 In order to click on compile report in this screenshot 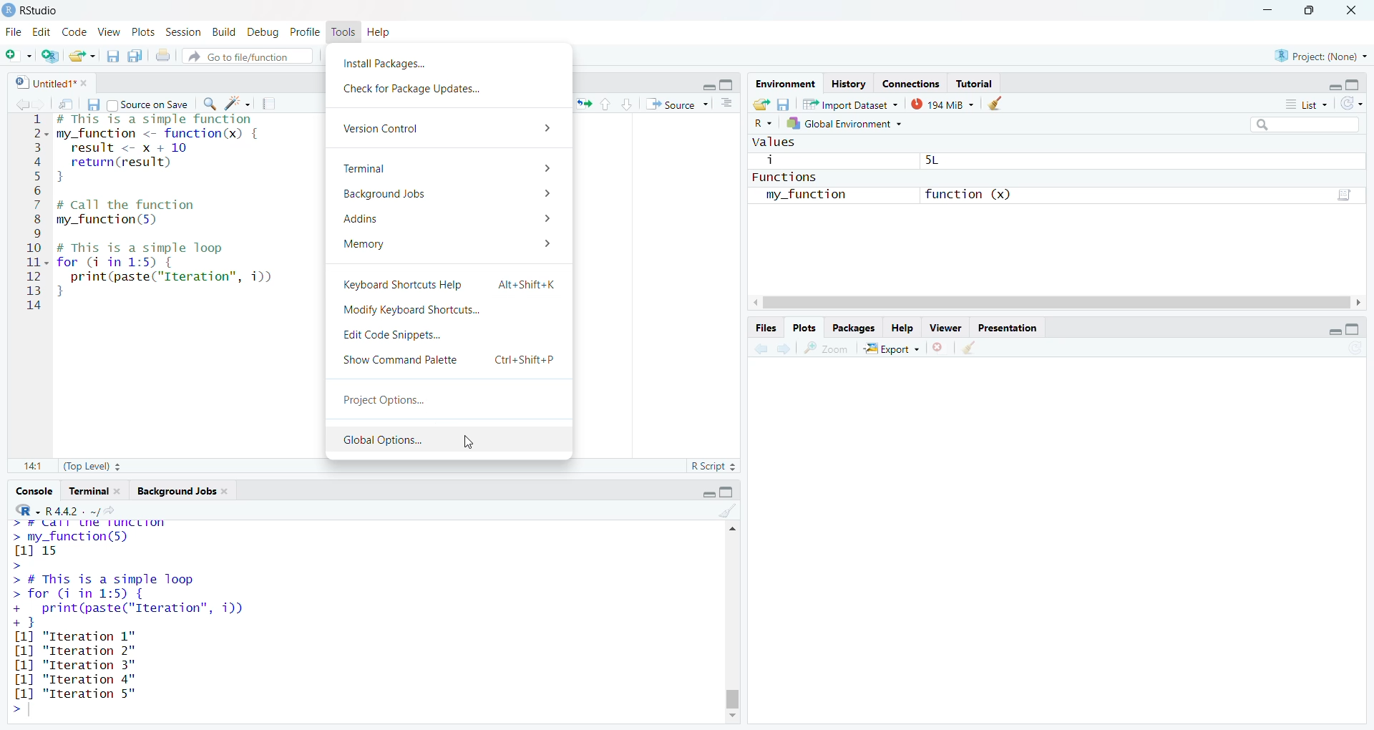, I will do `click(273, 102)`.